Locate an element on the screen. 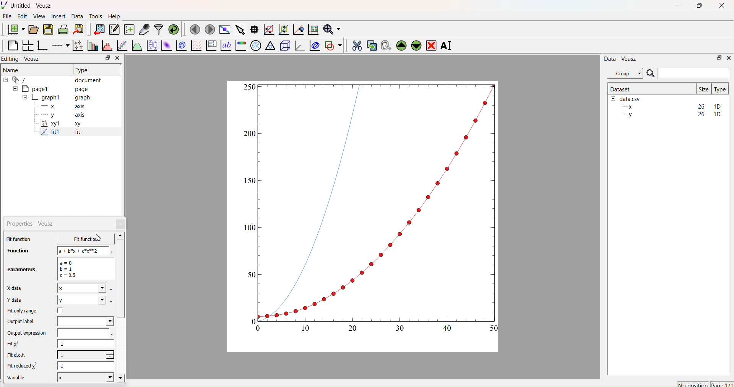 The width and height of the screenshot is (734, 387). data.csv is located at coordinates (627, 98).